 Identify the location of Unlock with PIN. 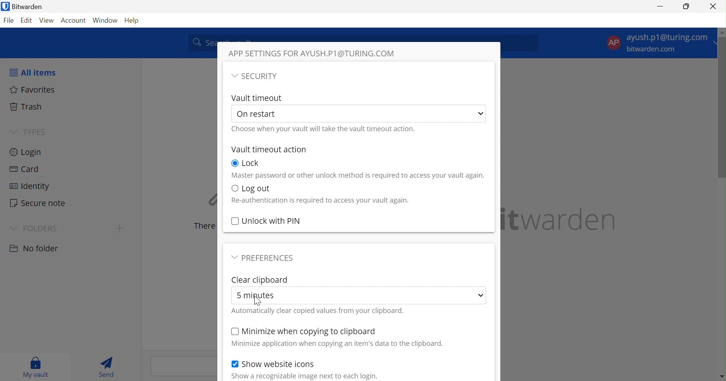
(273, 220).